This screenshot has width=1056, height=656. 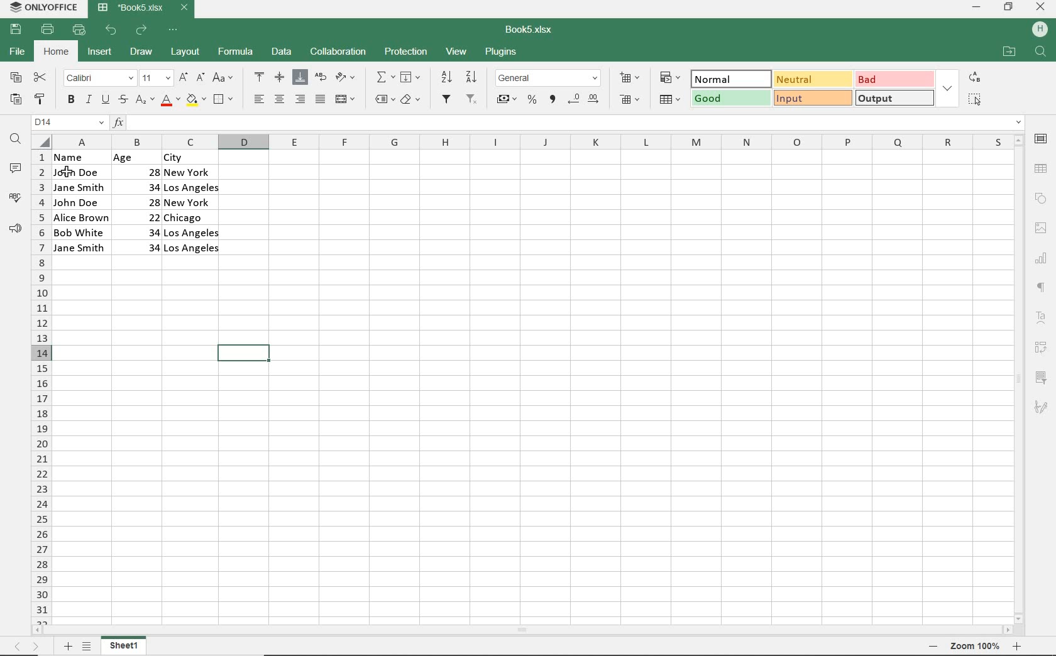 I want to click on COLUMNS, so click(x=41, y=386).